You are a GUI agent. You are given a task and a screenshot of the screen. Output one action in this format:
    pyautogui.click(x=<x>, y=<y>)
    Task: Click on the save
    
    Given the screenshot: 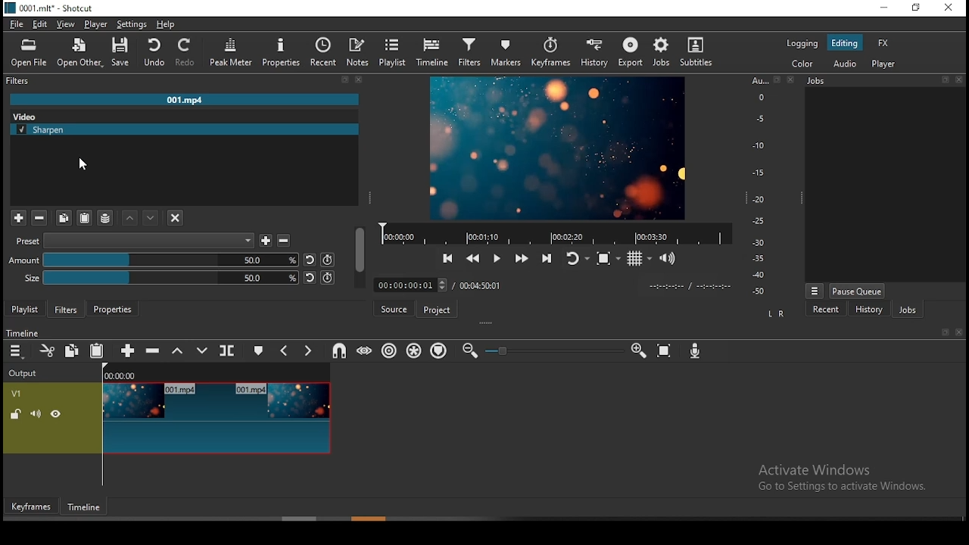 What is the action you would take?
    pyautogui.click(x=125, y=54)
    